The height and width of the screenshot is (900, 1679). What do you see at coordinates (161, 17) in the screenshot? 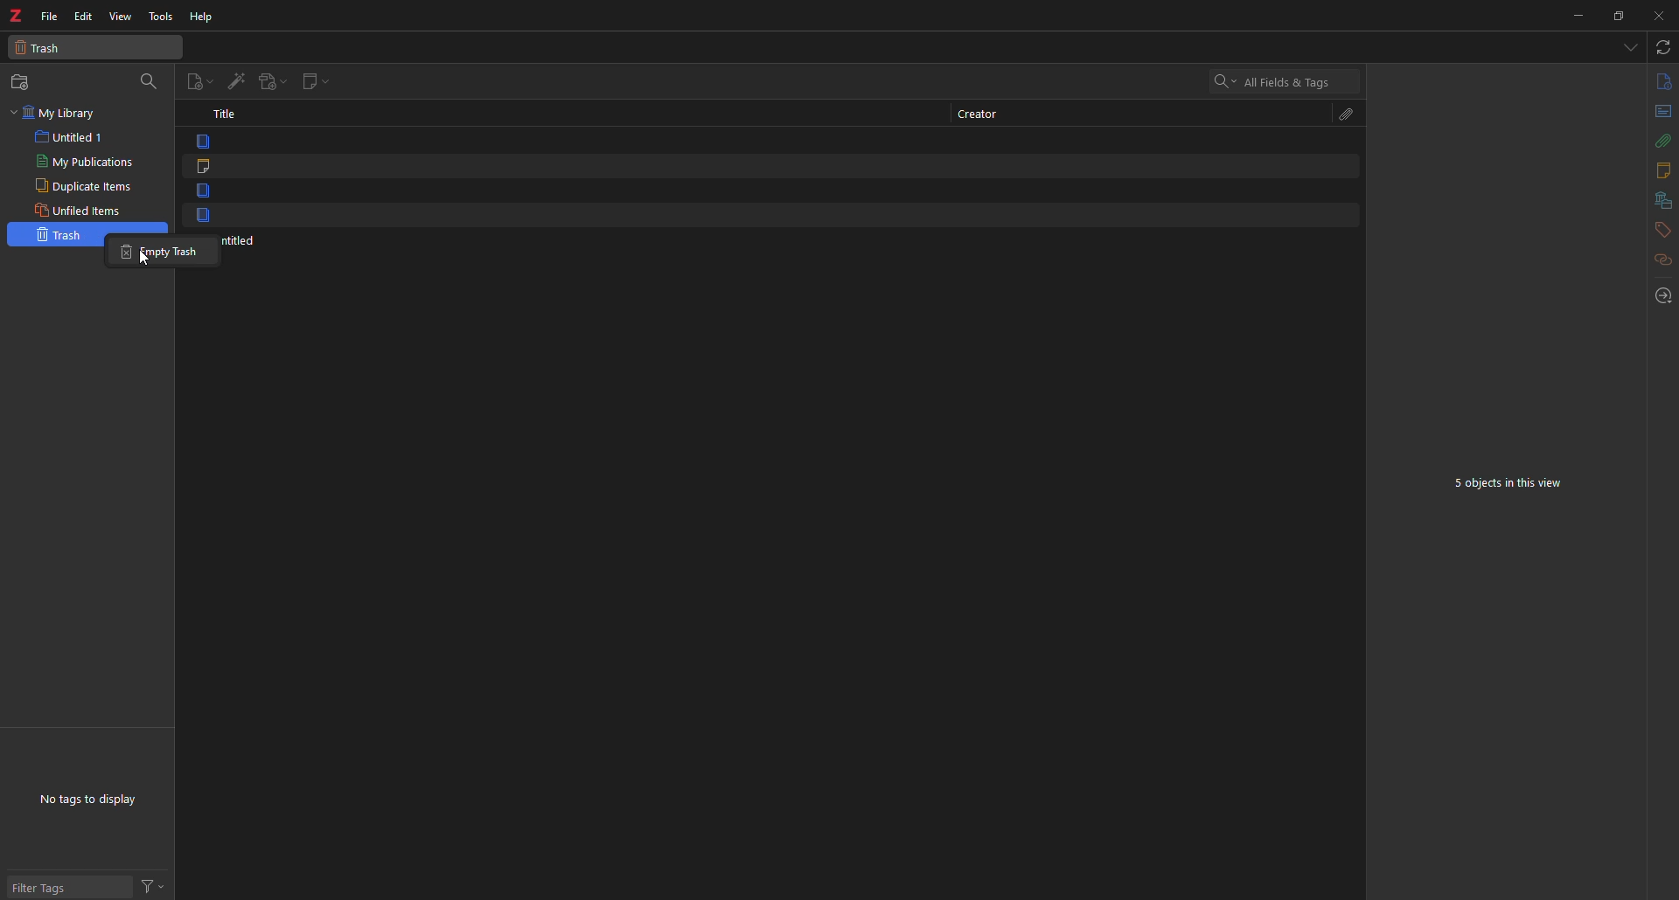
I see `tools` at bounding box center [161, 17].